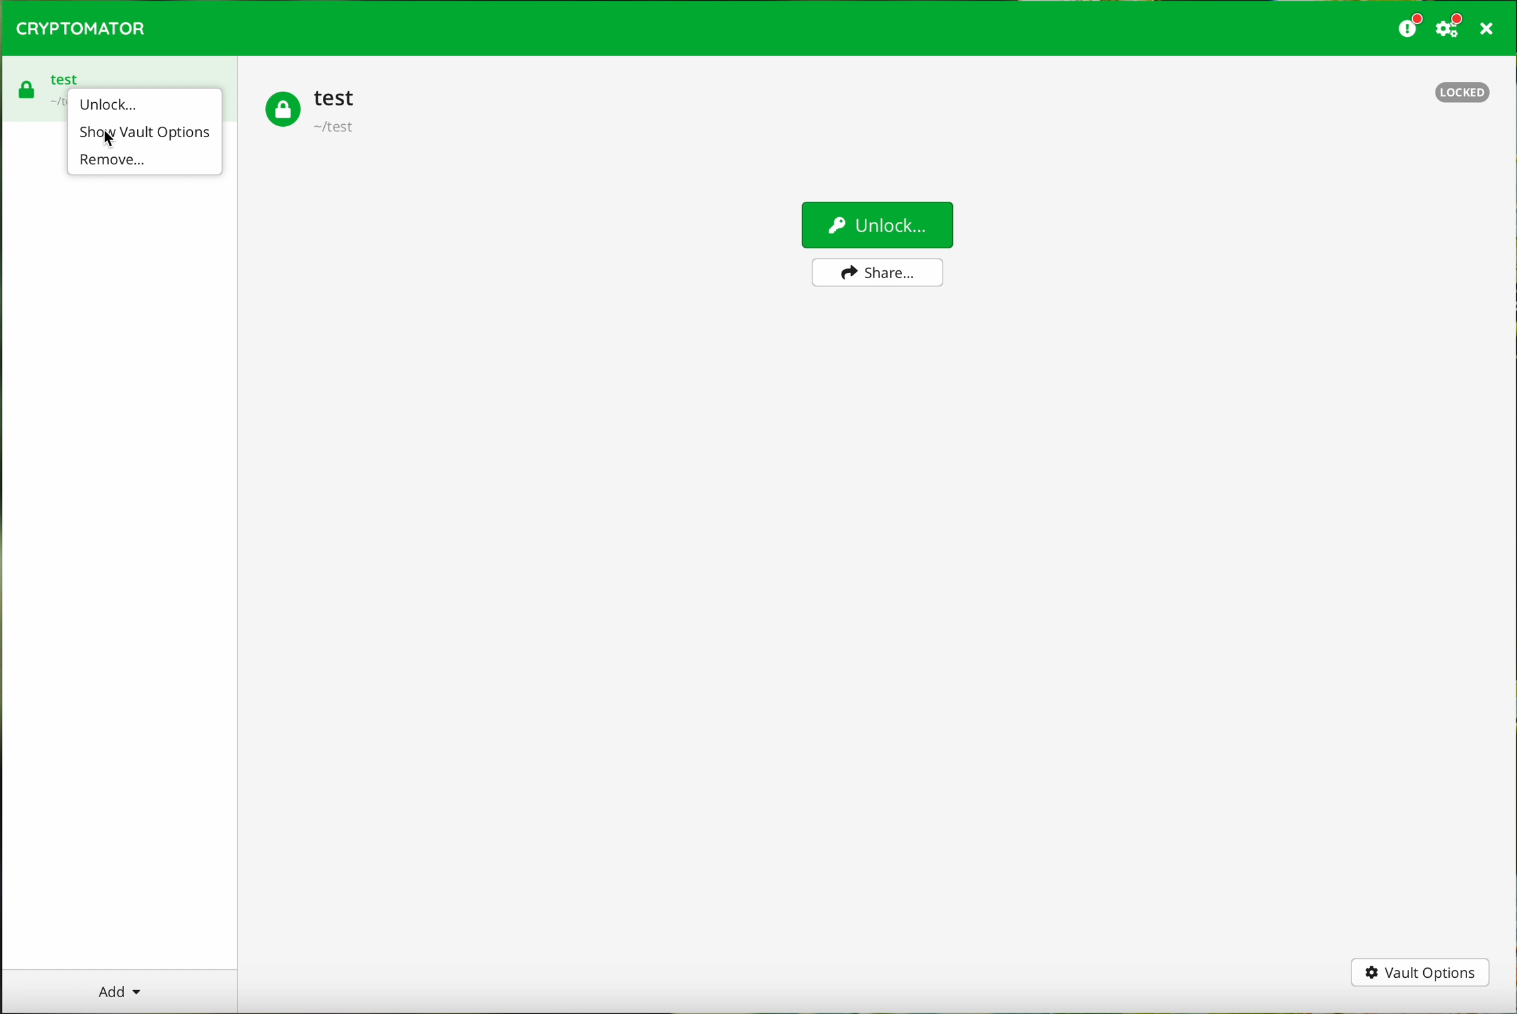 The width and height of the screenshot is (1517, 1014). I want to click on cryptomator, so click(82, 29).